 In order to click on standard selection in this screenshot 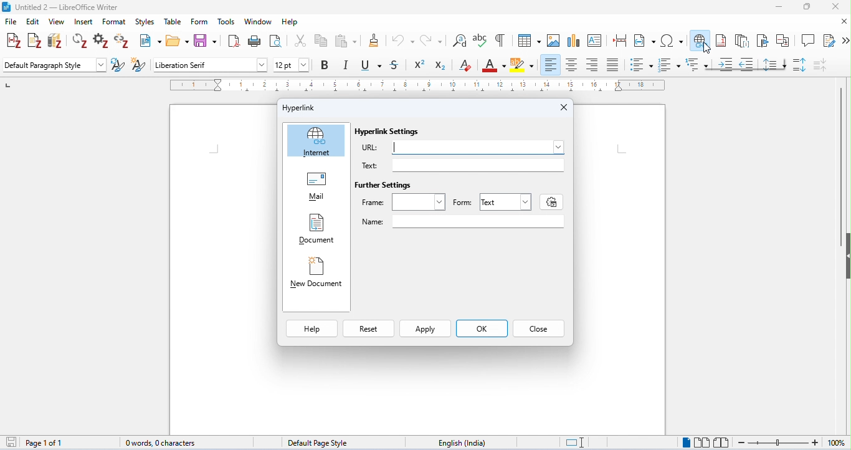, I will do `click(573, 443)`.